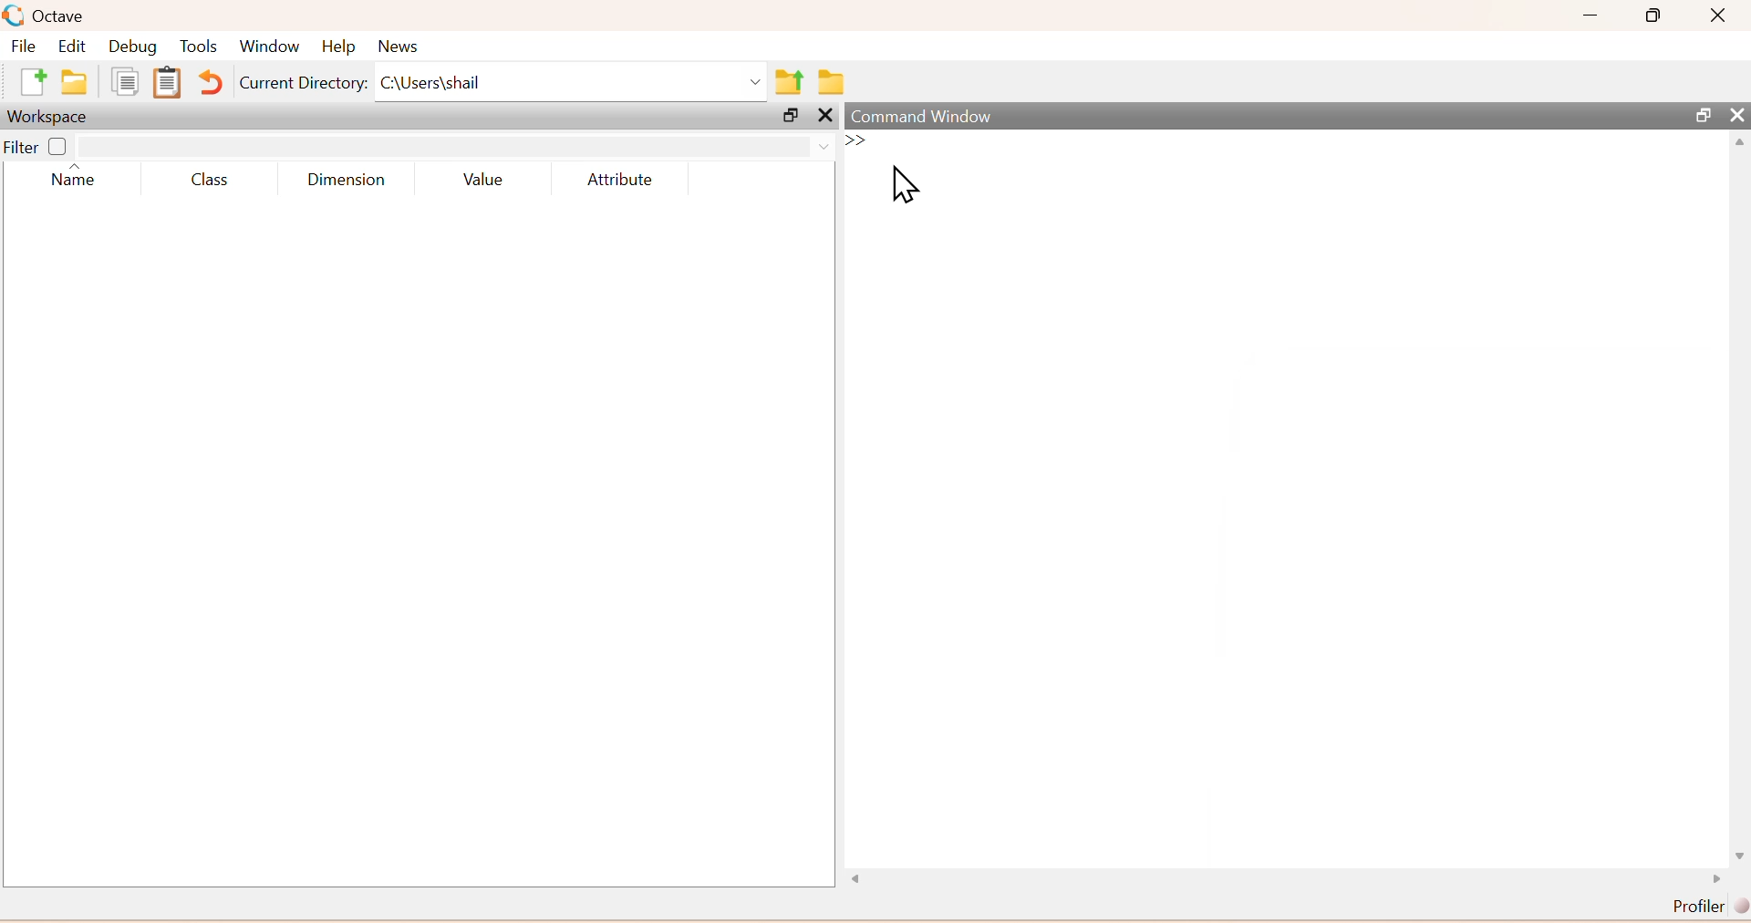 Image resolution: width=1751 pixels, height=923 pixels. Describe the element at coordinates (213, 181) in the screenshot. I see `Class` at that location.